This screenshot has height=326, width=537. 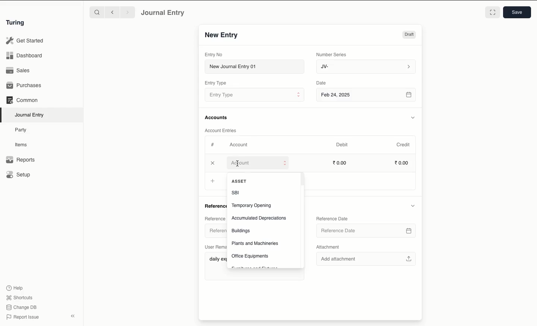 What do you see at coordinates (402, 162) in the screenshot?
I see `0.00` at bounding box center [402, 162].